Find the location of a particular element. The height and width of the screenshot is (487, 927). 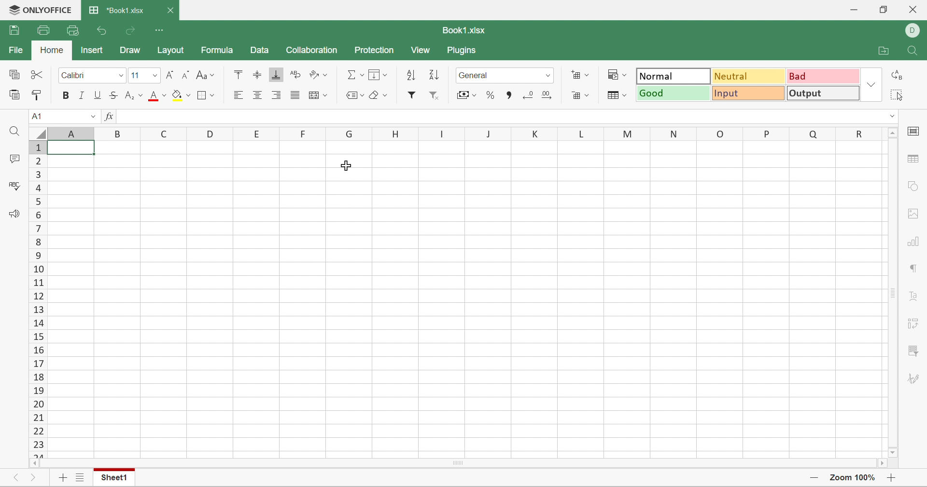

Zoom out is located at coordinates (813, 478).